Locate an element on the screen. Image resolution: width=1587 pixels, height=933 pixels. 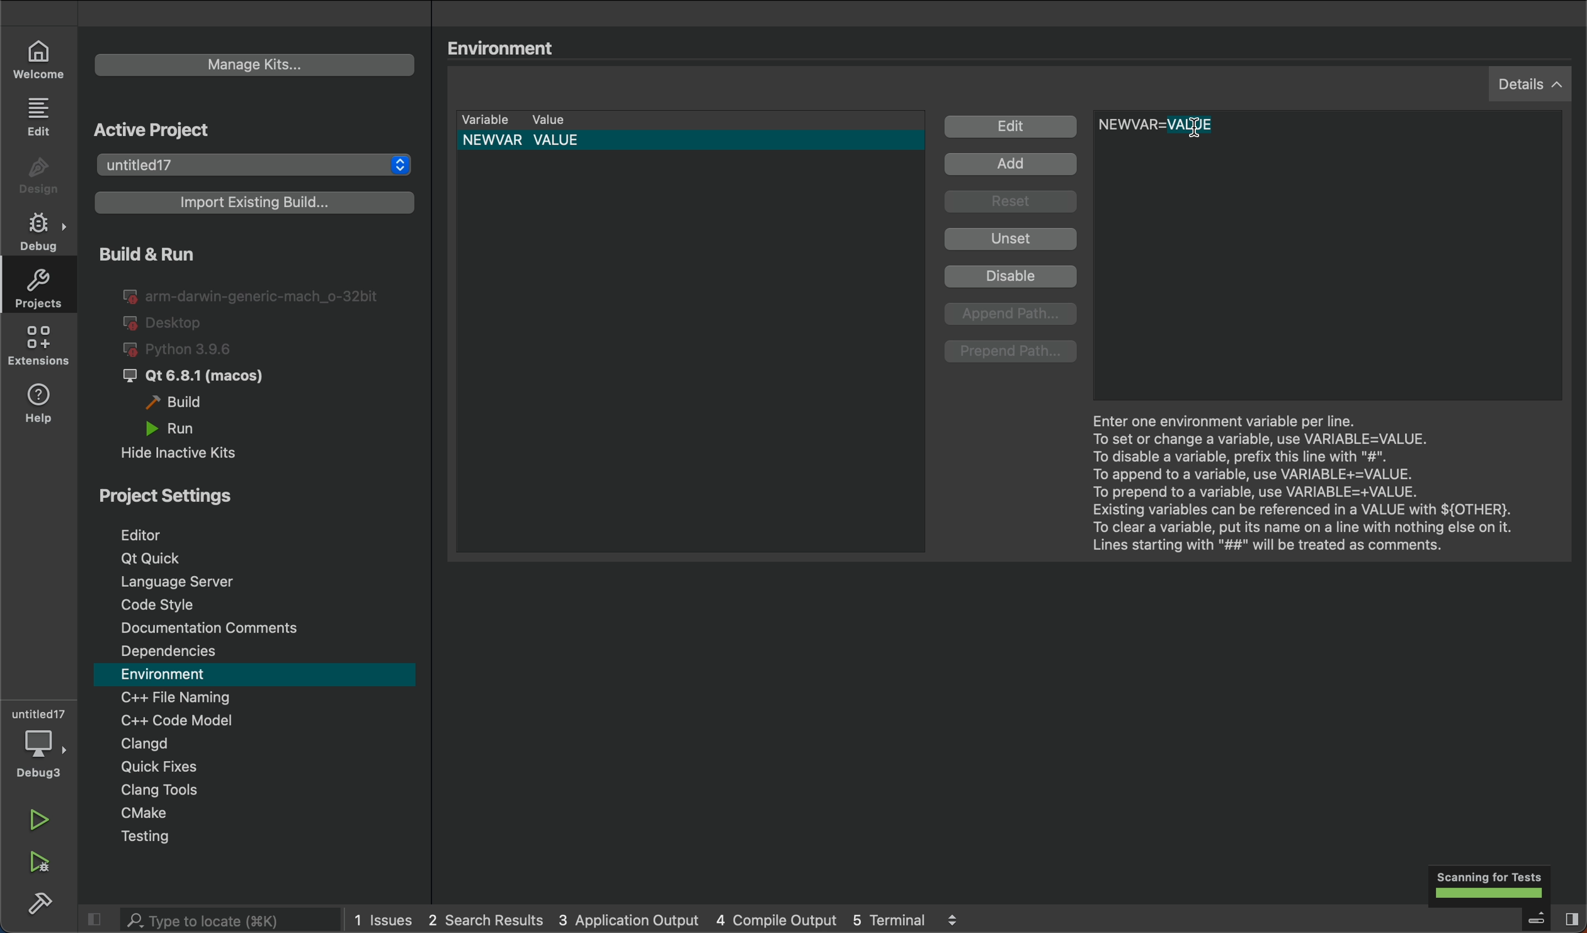
code style is located at coordinates (259, 602).